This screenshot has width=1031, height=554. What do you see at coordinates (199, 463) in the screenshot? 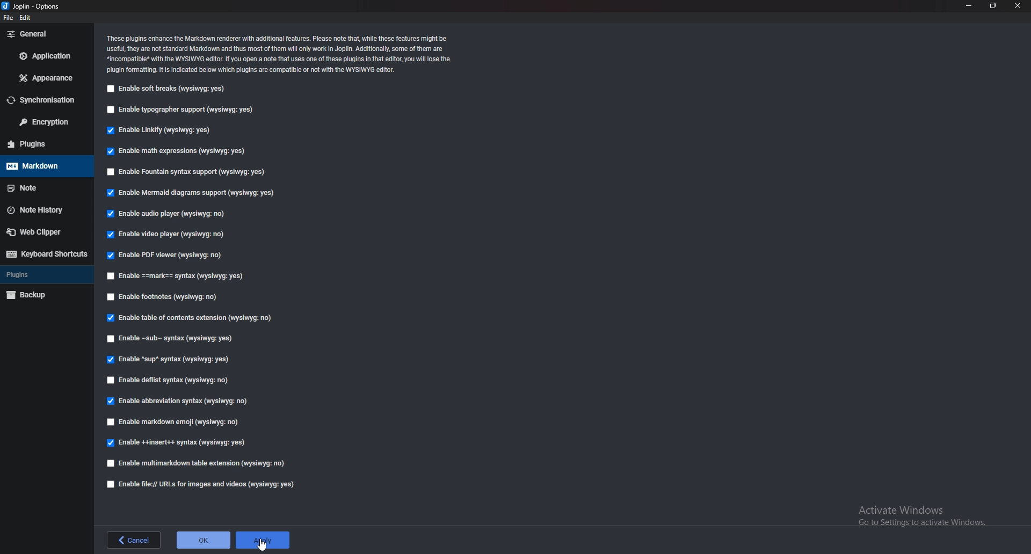
I see `Enable multi markdown table` at bounding box center [199, 463].